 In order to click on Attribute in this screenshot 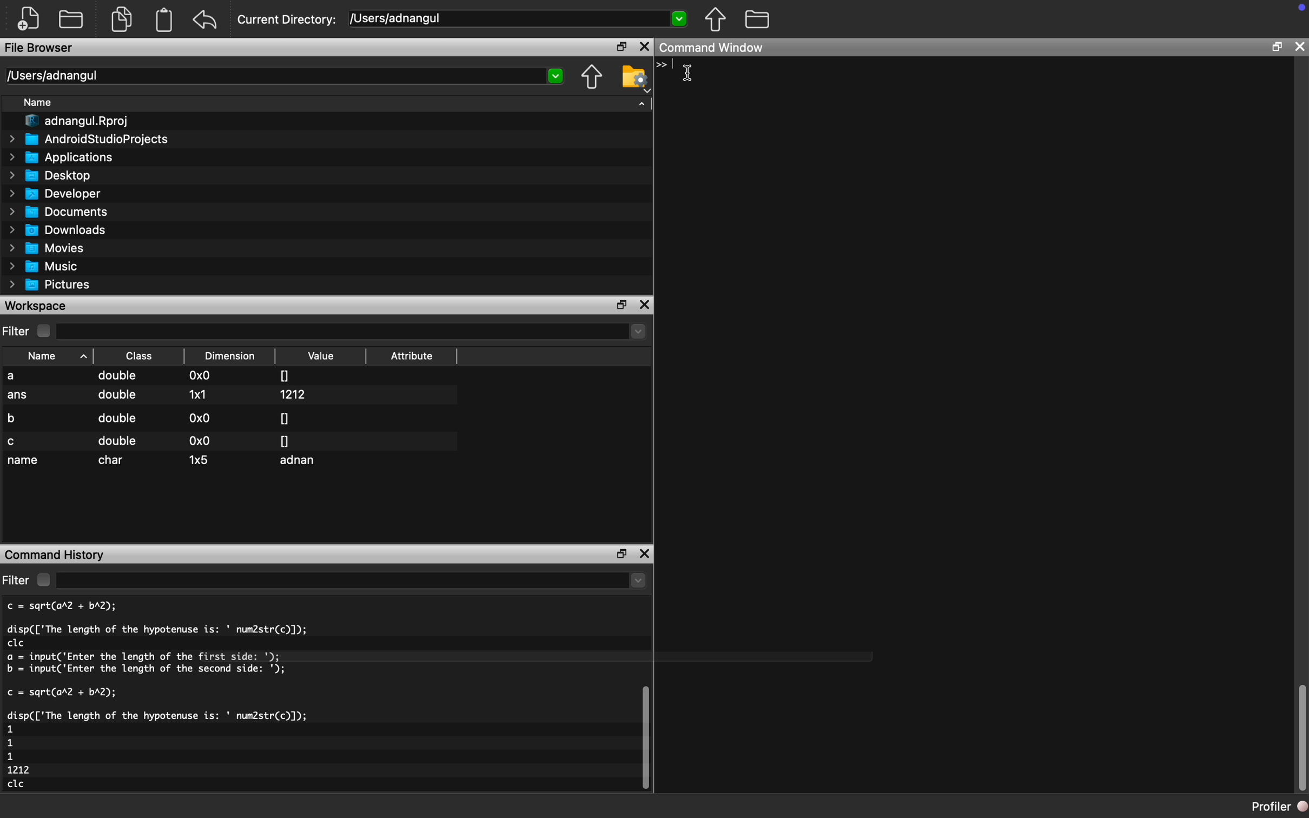, I will do `click(412, 359)`.